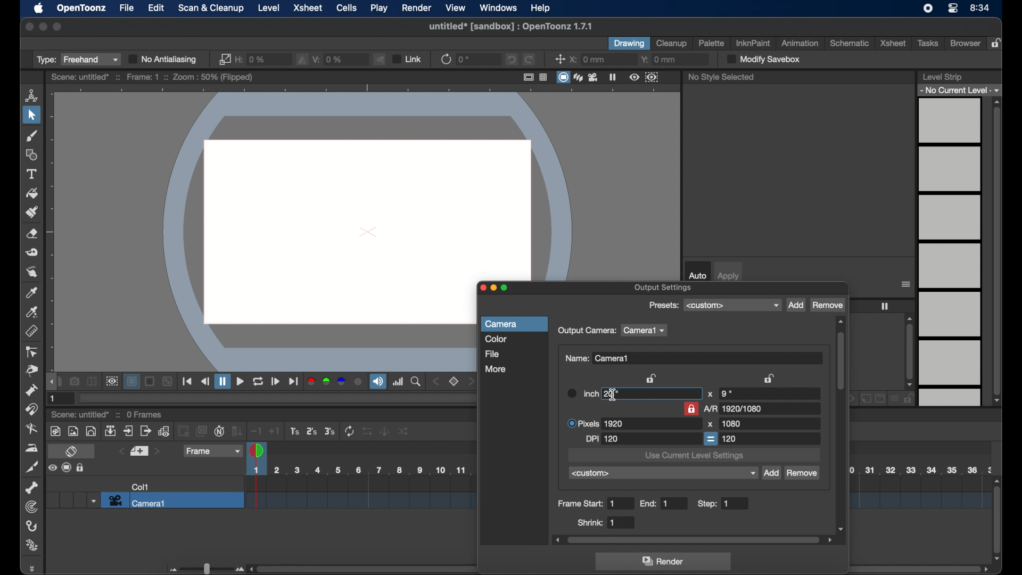  Describe the element at coordinates (168, 382) in the screenshot. I see `` at that location.